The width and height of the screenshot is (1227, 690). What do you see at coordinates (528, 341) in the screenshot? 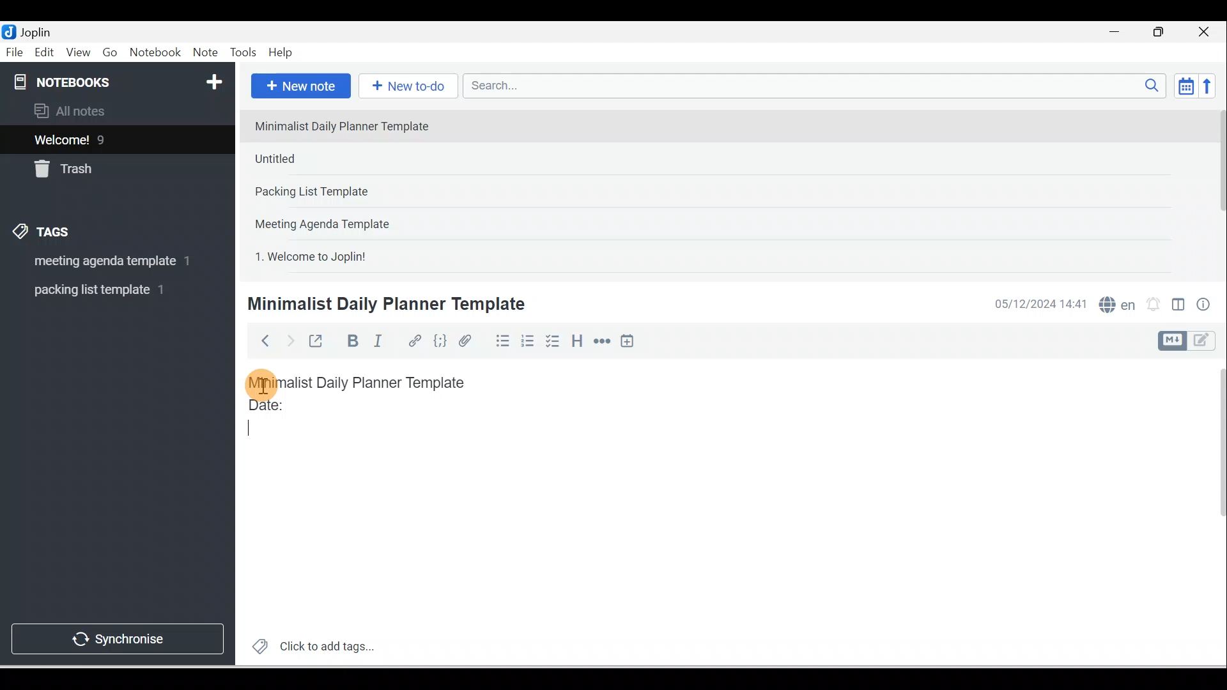
I see `Numbered list` at bounding box center [528, 341].